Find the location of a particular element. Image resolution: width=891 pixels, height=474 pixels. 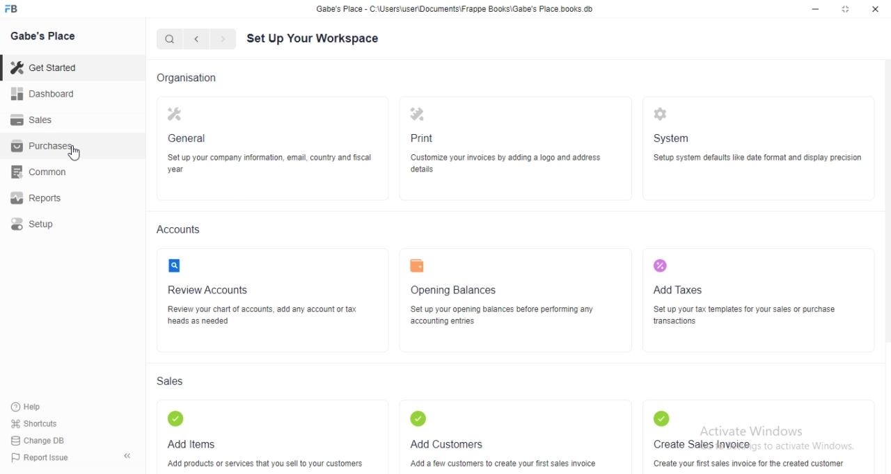

Get Started is located at coordinates (72, 67).